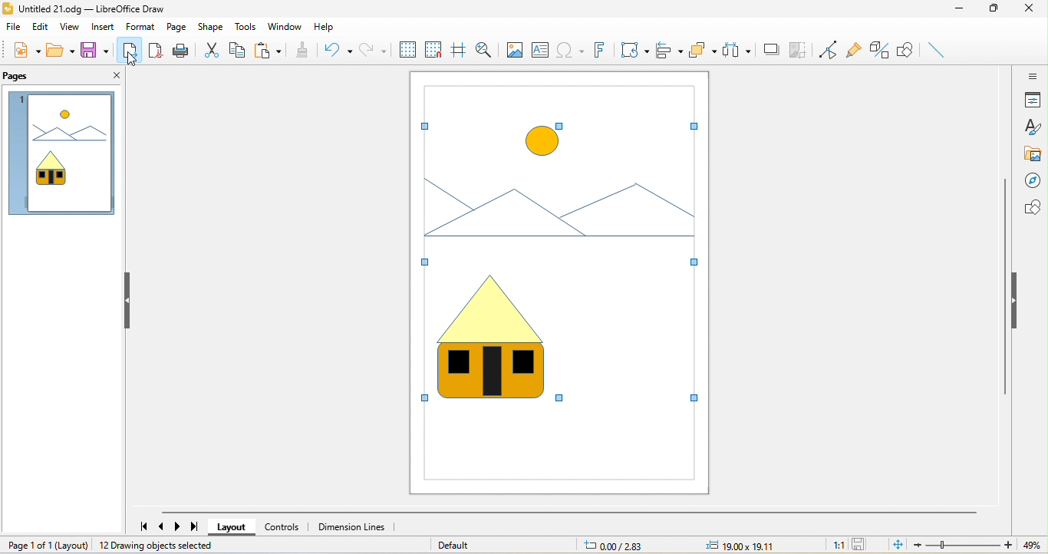 The width and height of the screenshot is (1048, 554). What do you see at coordinates (1031, 182) in the screenshot?
I see `navigator` at bounding box center [1031, 182].